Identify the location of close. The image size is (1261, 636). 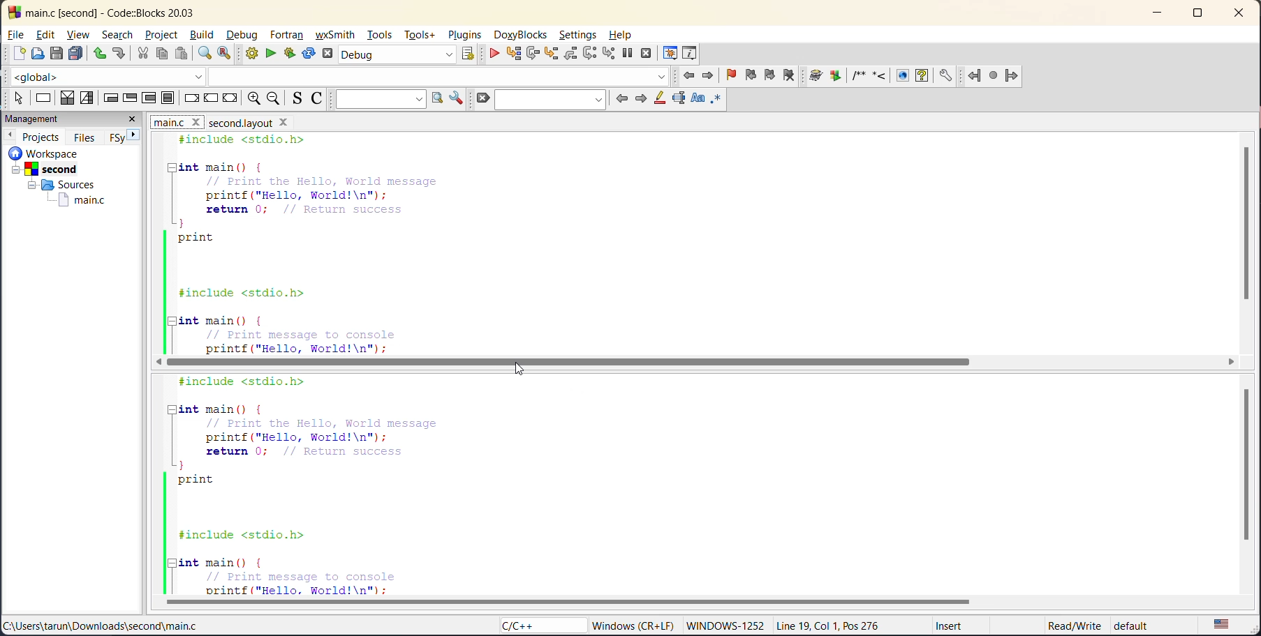
(133, 121).